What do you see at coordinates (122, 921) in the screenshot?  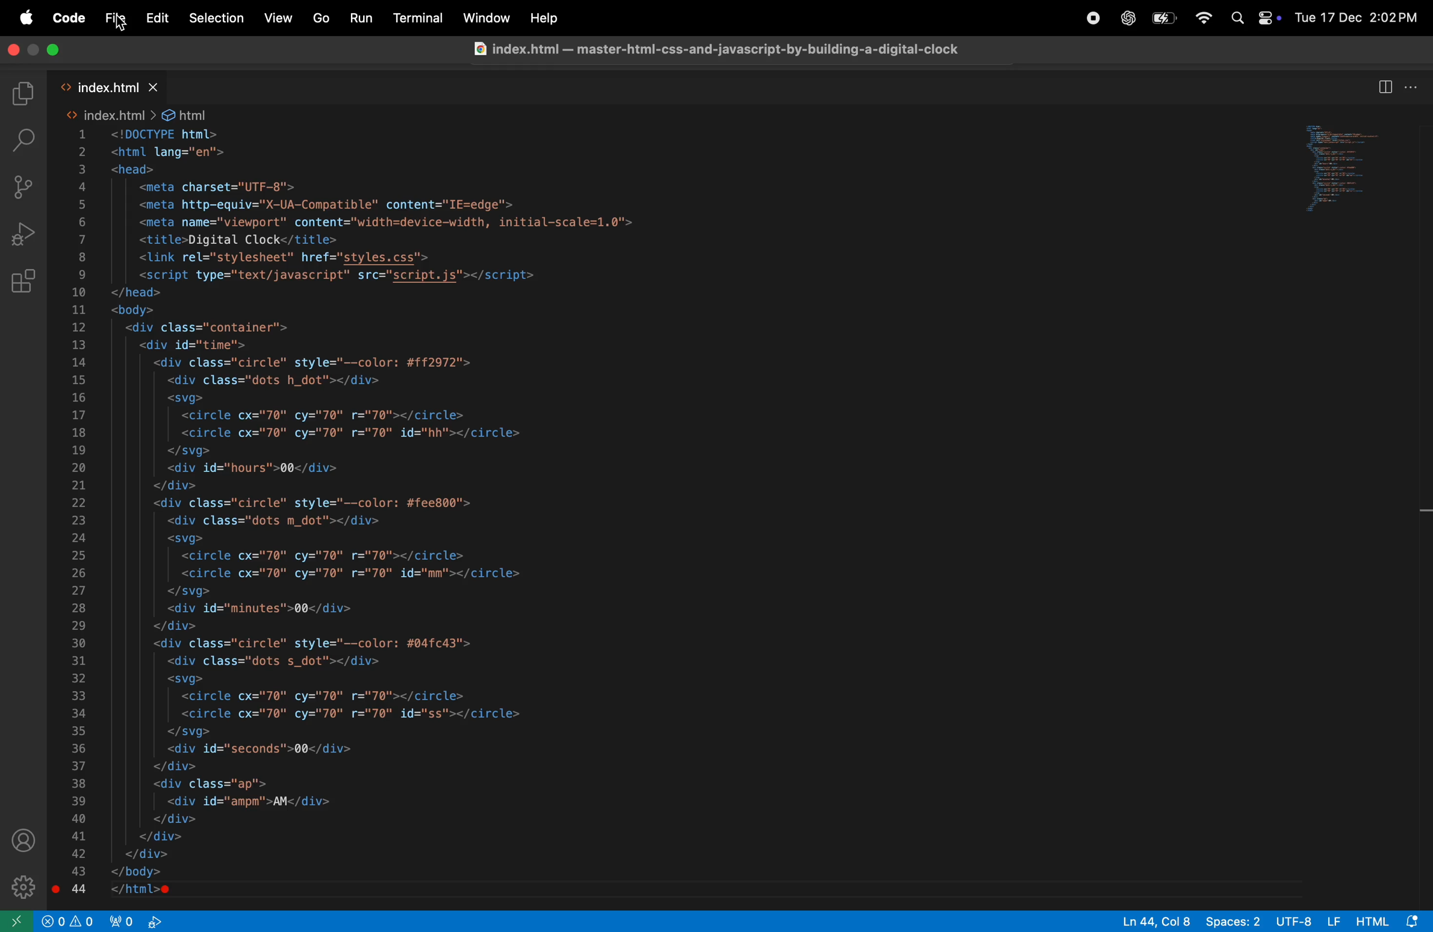 I see `port` at bounding box center [122, 921].